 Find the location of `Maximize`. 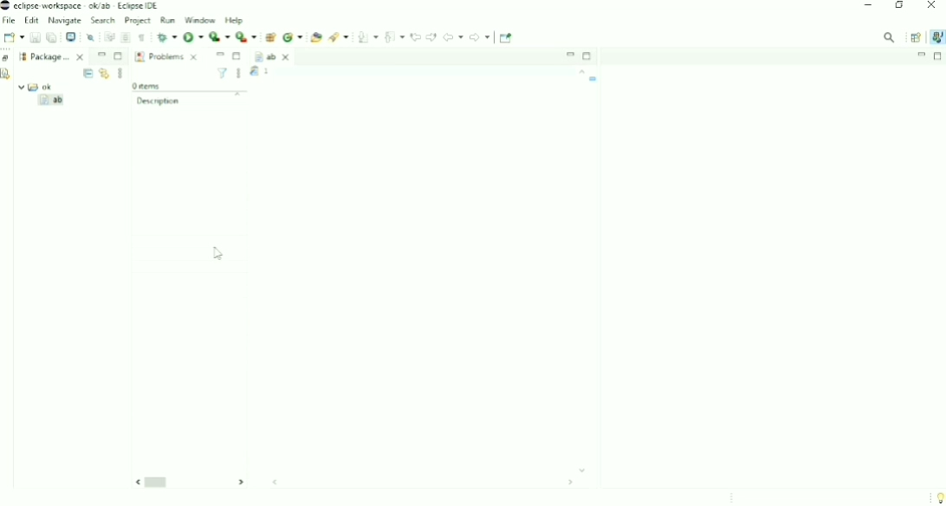

Maximize is located at coordinates (588, 56).